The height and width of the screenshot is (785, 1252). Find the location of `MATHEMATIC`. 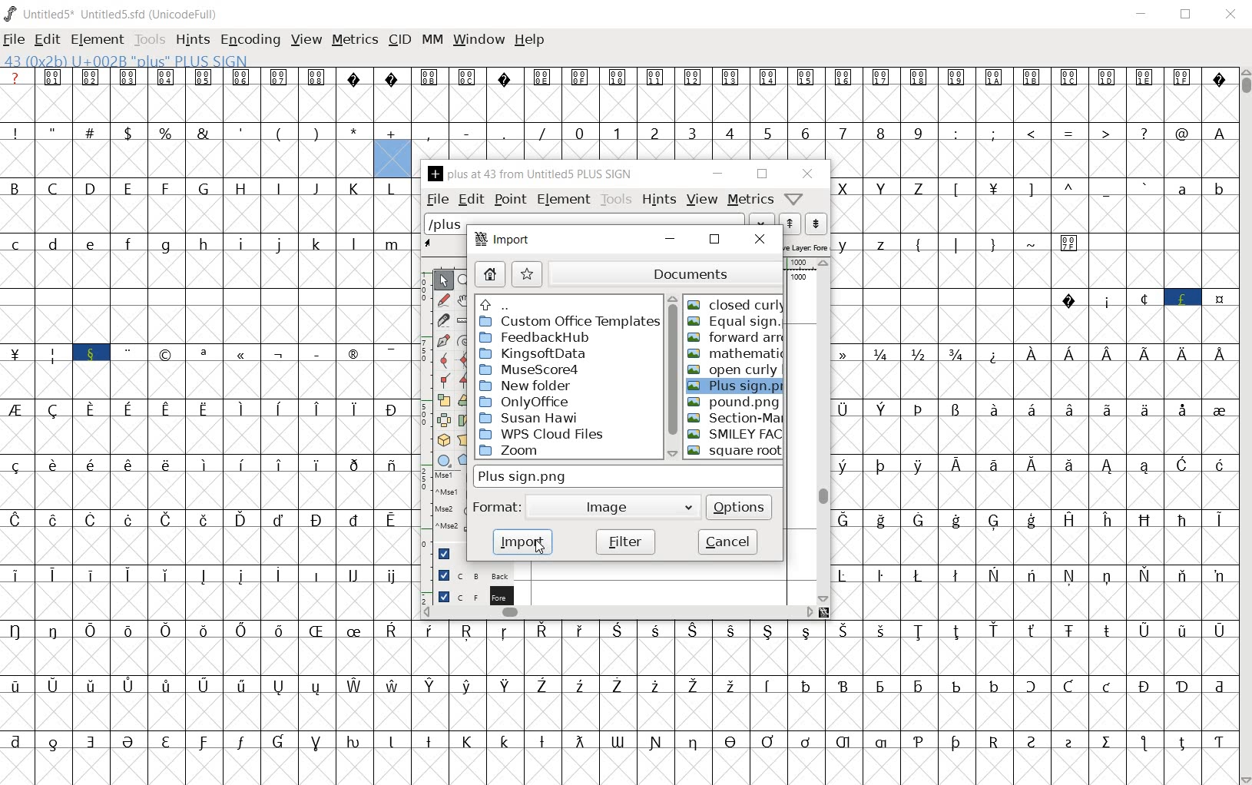

MATHEMATIC is located at coordinates (736, 353).